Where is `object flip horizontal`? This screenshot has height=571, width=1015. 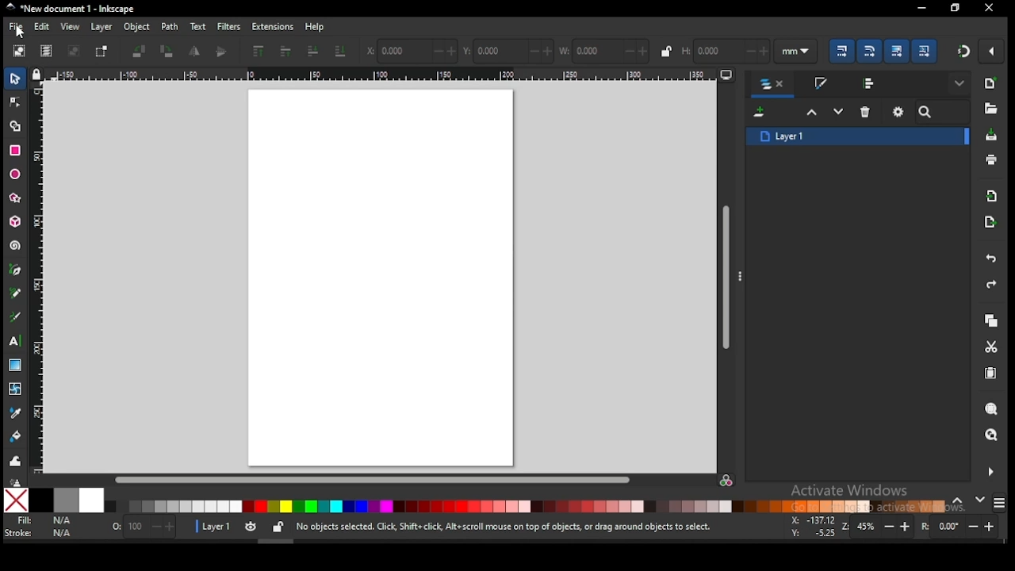
object flip horizontal is located at coordinates (195, 52).